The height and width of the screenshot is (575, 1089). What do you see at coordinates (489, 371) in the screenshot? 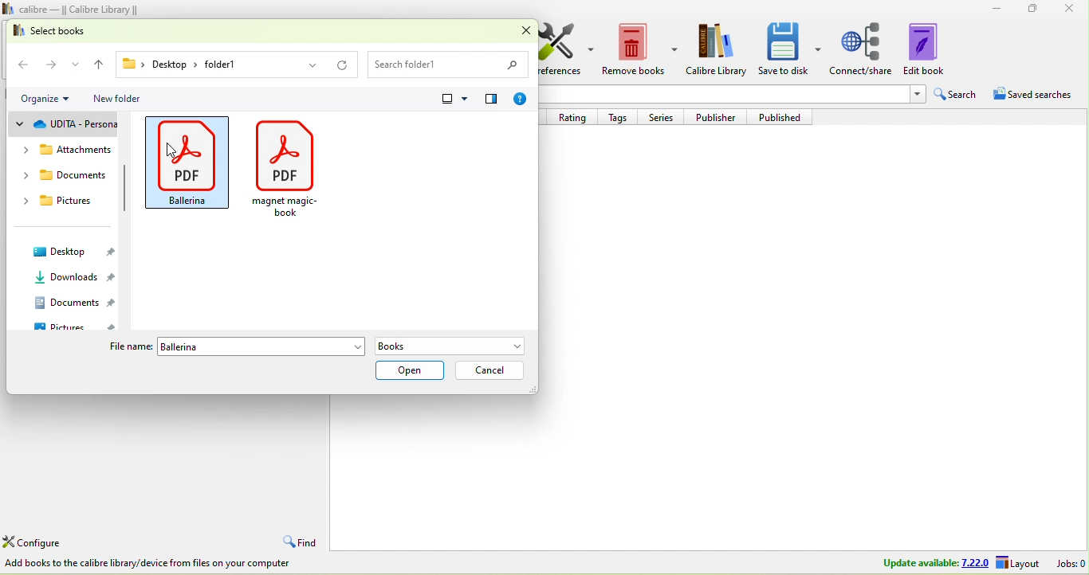
I see `cancel` at bounding box center [489, 371].